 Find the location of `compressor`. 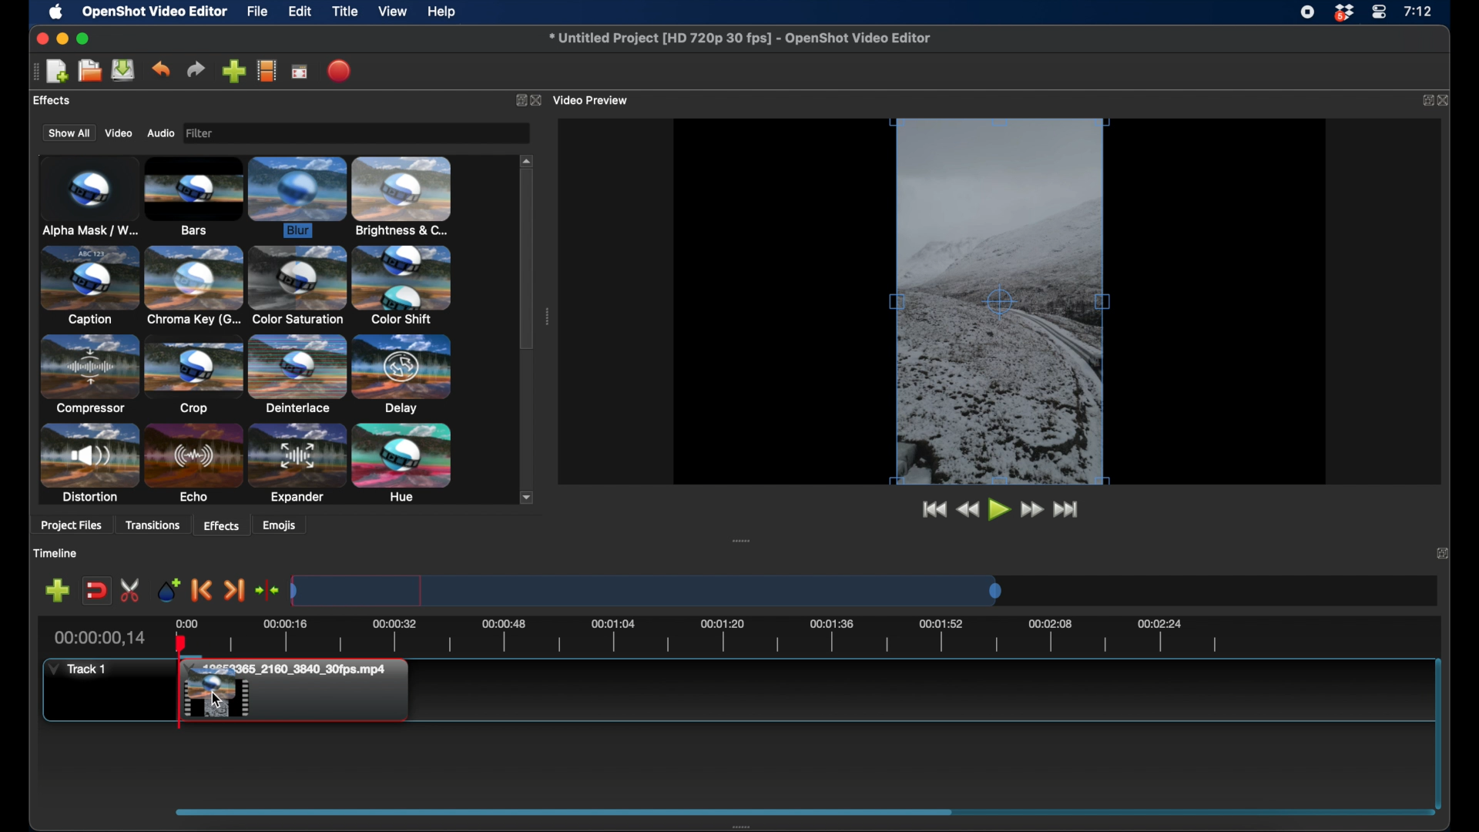

compressor is located at coordinates (88, 374).